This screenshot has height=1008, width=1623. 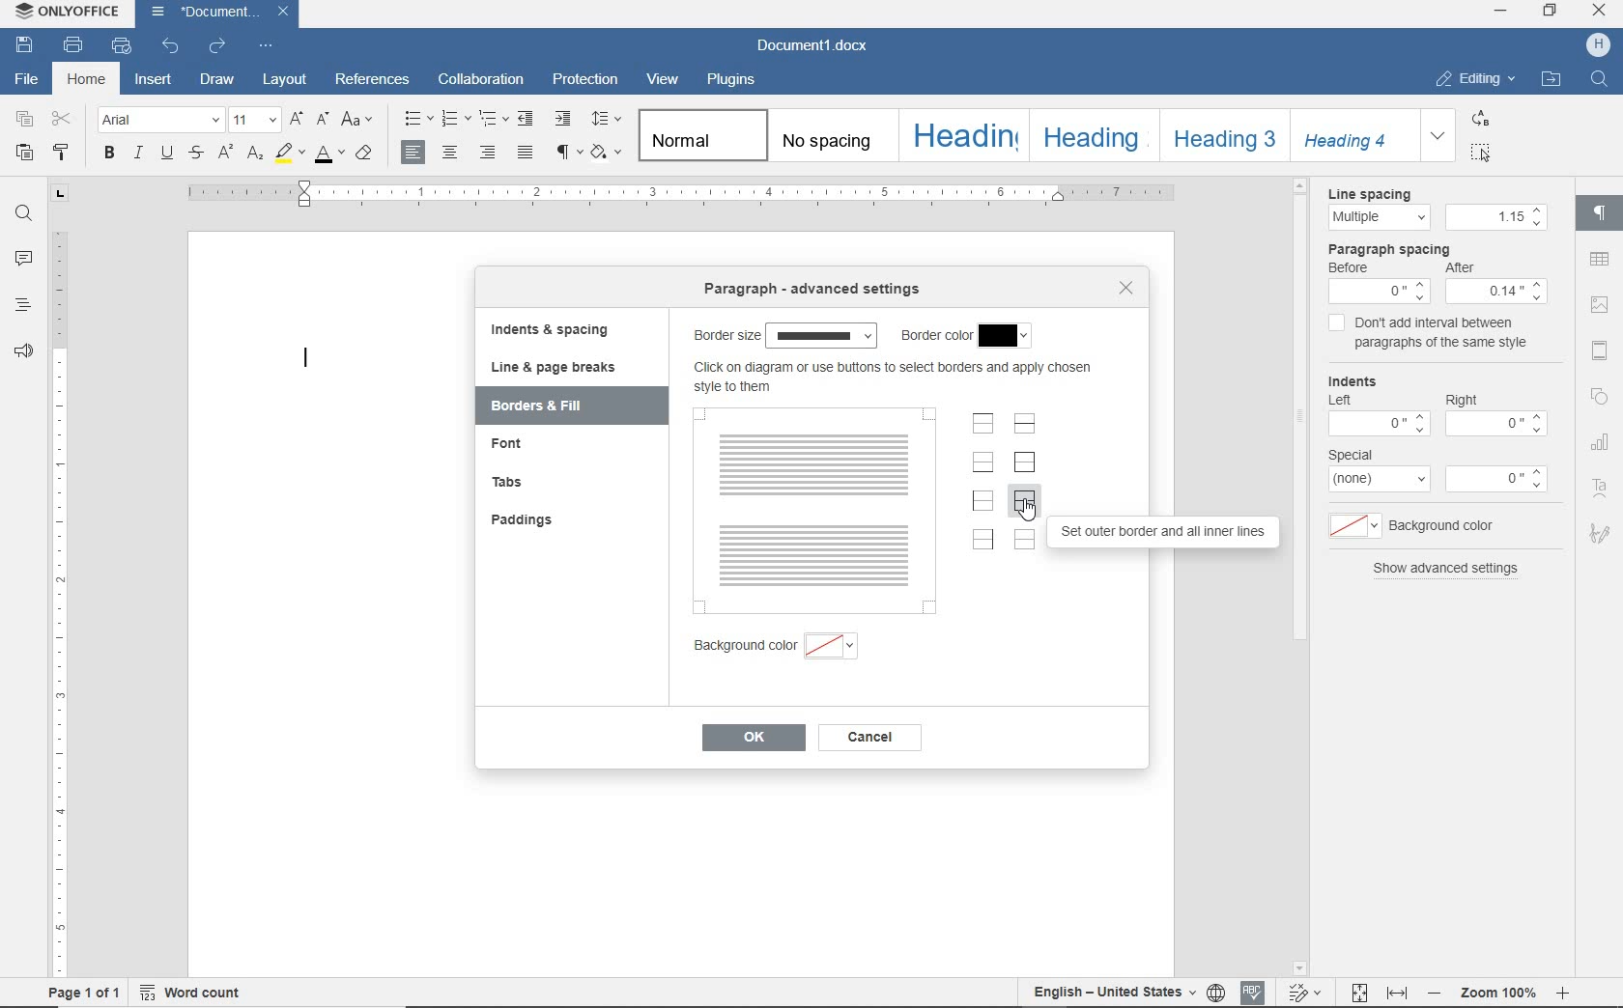 I want to click on nonprinting characters, so click(x=567, y=154).